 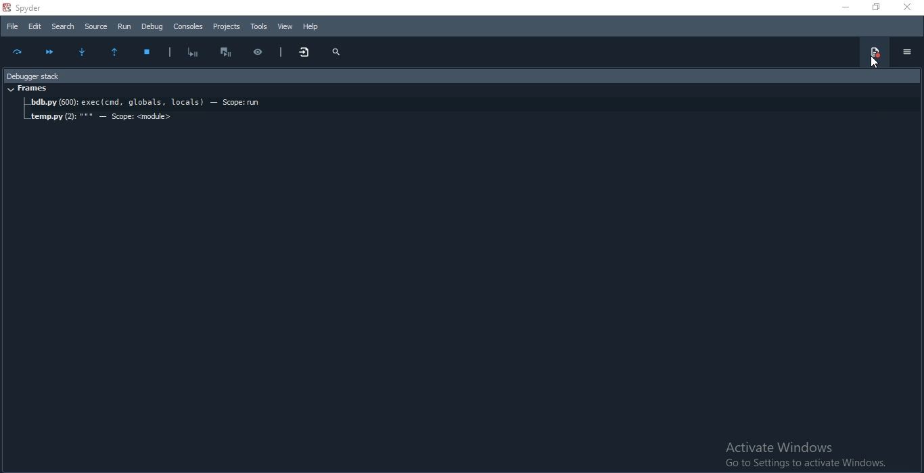 What do you see at coordinates (150, 53) in the screenshot?
I see `Stop debugging` at bounding box center [150, 53].